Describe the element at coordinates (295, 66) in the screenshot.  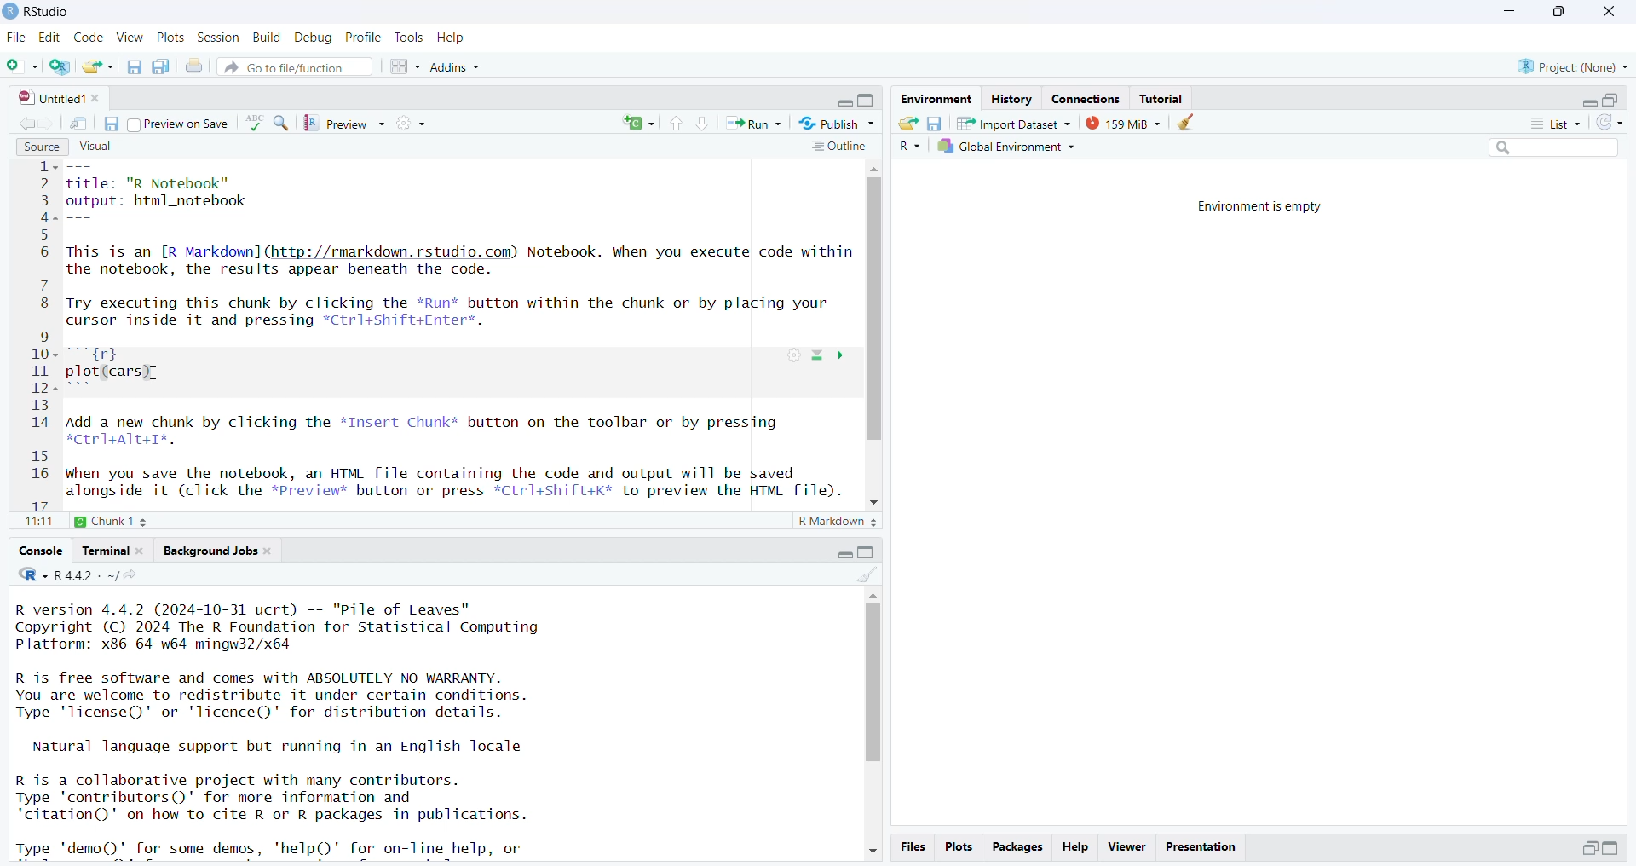
I see `go to file/function` at that location.